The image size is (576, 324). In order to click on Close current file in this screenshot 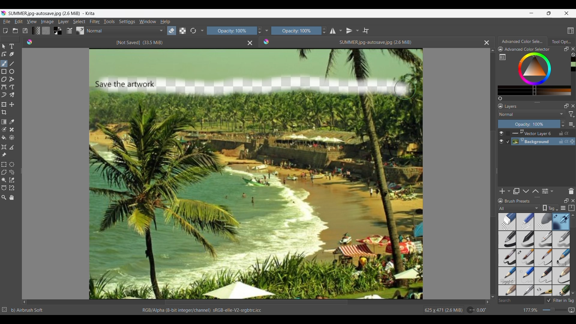, I will do `click(487, 43)`.